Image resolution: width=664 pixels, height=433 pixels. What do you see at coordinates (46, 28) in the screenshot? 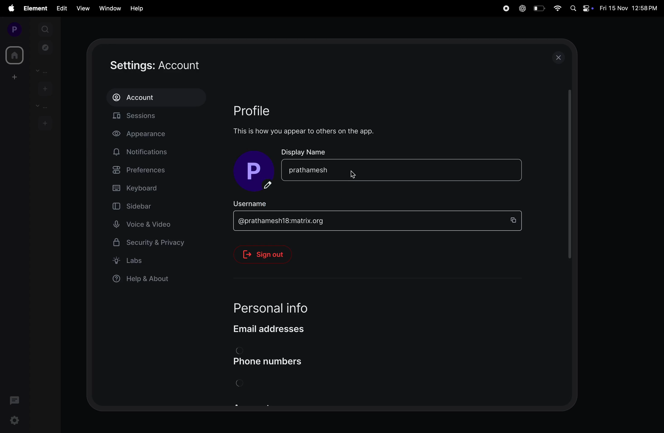
I see `search1` at bounding box center [46, 28].